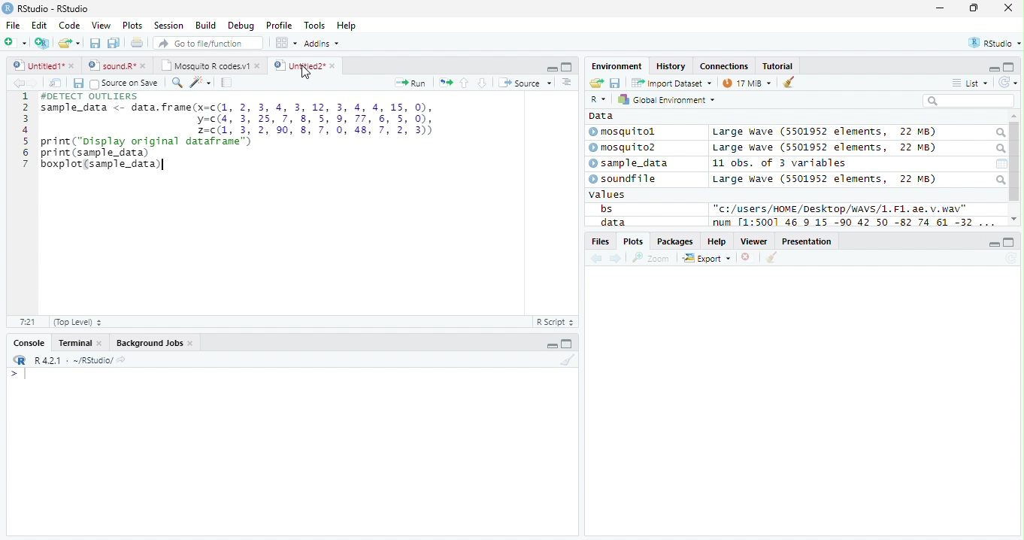 This screenshot has width=1024, height=540. Describe the element at coordinates (994, 243) in the screenshot. I see `minimize` at that location.